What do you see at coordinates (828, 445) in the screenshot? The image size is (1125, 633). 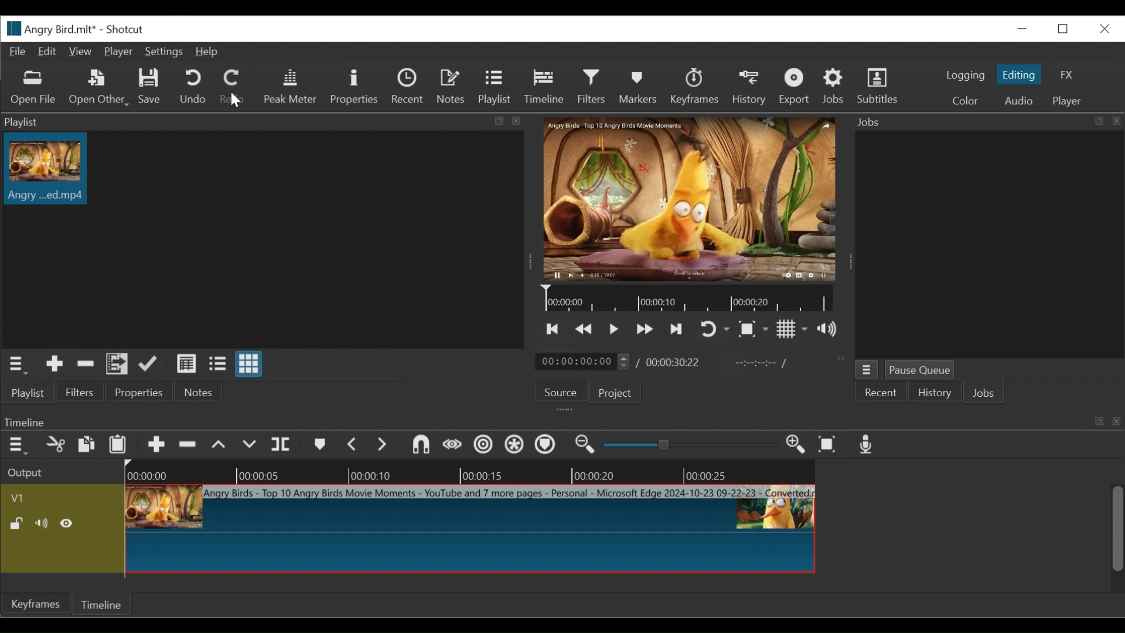 I see `Zoom timeline to fit` at bounding box center [828, 445].